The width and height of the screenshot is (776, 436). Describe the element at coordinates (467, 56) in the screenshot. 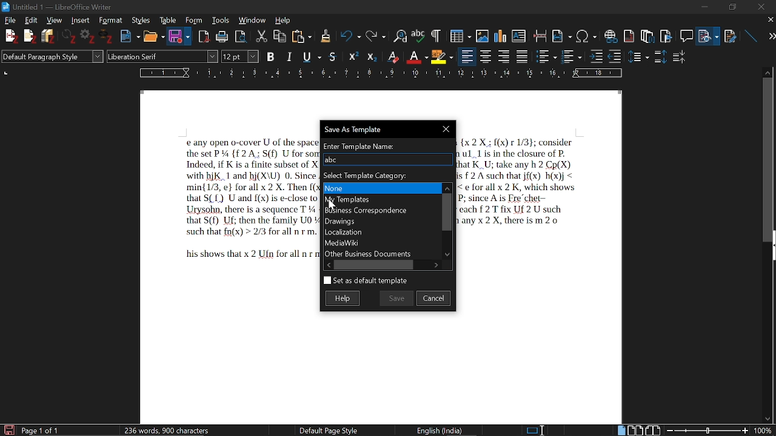

I see `align left` at that location.